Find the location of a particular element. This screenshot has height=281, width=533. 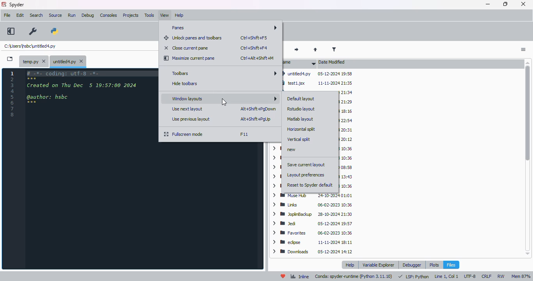

PYTHONPATH MANAGER is located at coordinates (55, 32).